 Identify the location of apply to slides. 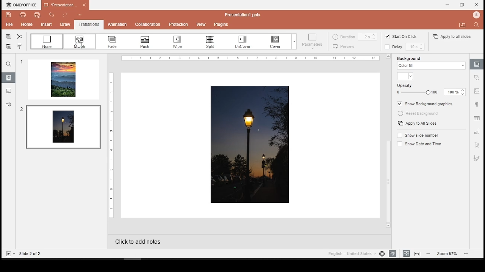
(418, 124).